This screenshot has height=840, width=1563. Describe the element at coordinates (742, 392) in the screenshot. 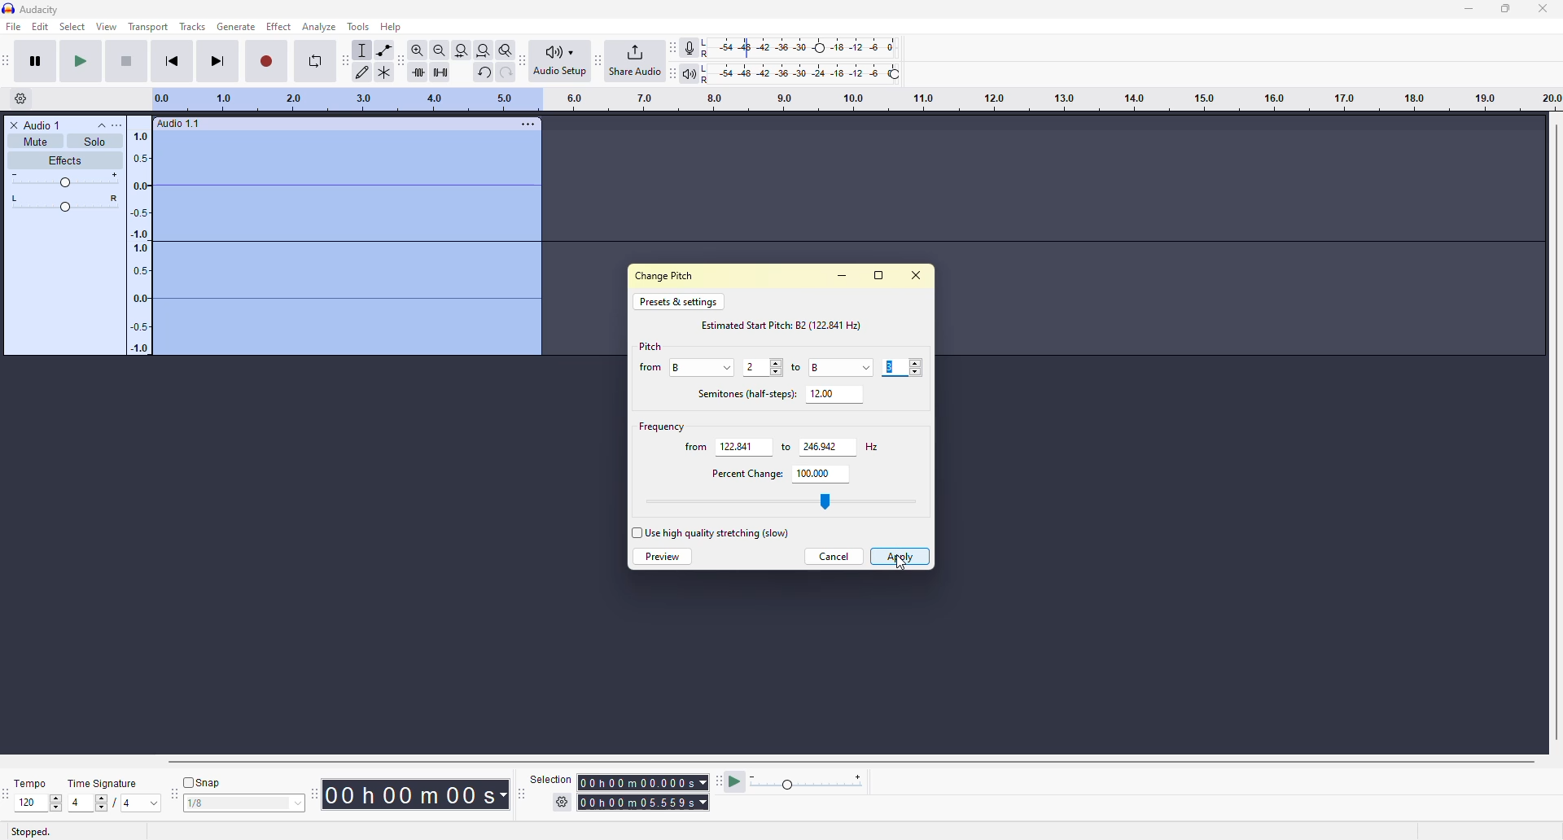

I see `semitones` at that location.